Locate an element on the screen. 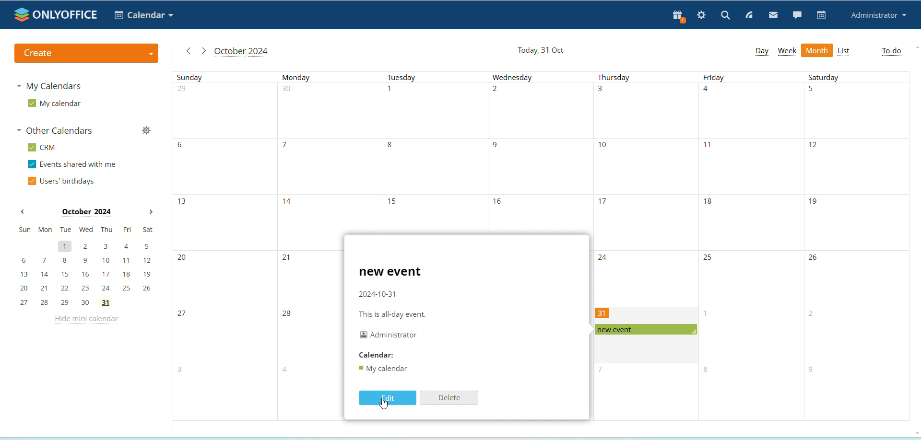 This screenshot has height=440, width=921. chat is located at coordinates (797, 14).